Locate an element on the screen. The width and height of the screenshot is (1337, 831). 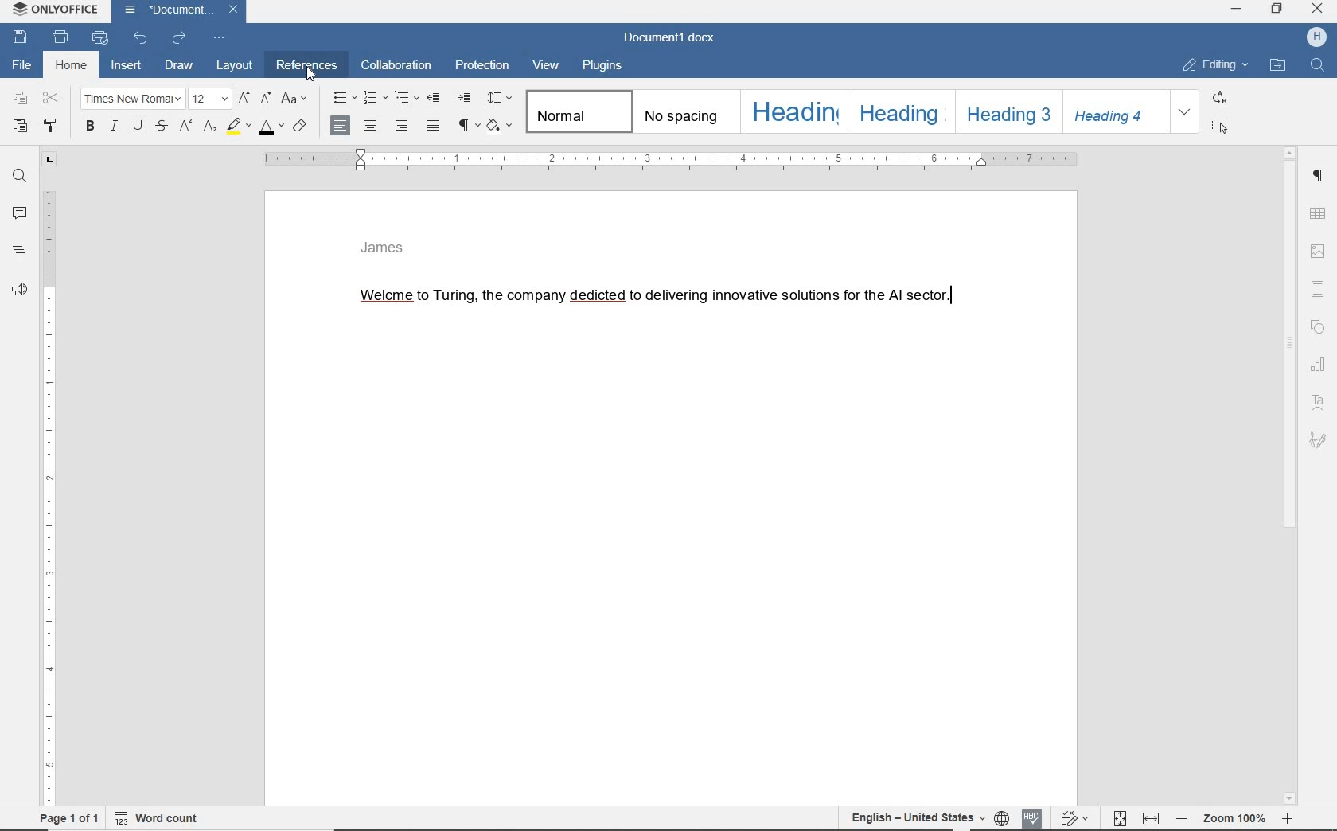
set document language is located at coordinates (1003, 818).